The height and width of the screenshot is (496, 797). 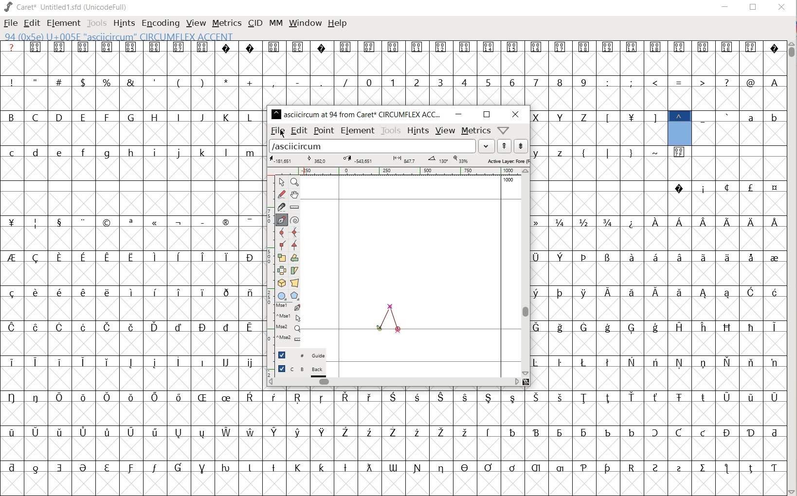 What do you see at coordinates (281, 194) in the screenshot?
I see `draw a freehand curve` at bounding box center [281, 194].